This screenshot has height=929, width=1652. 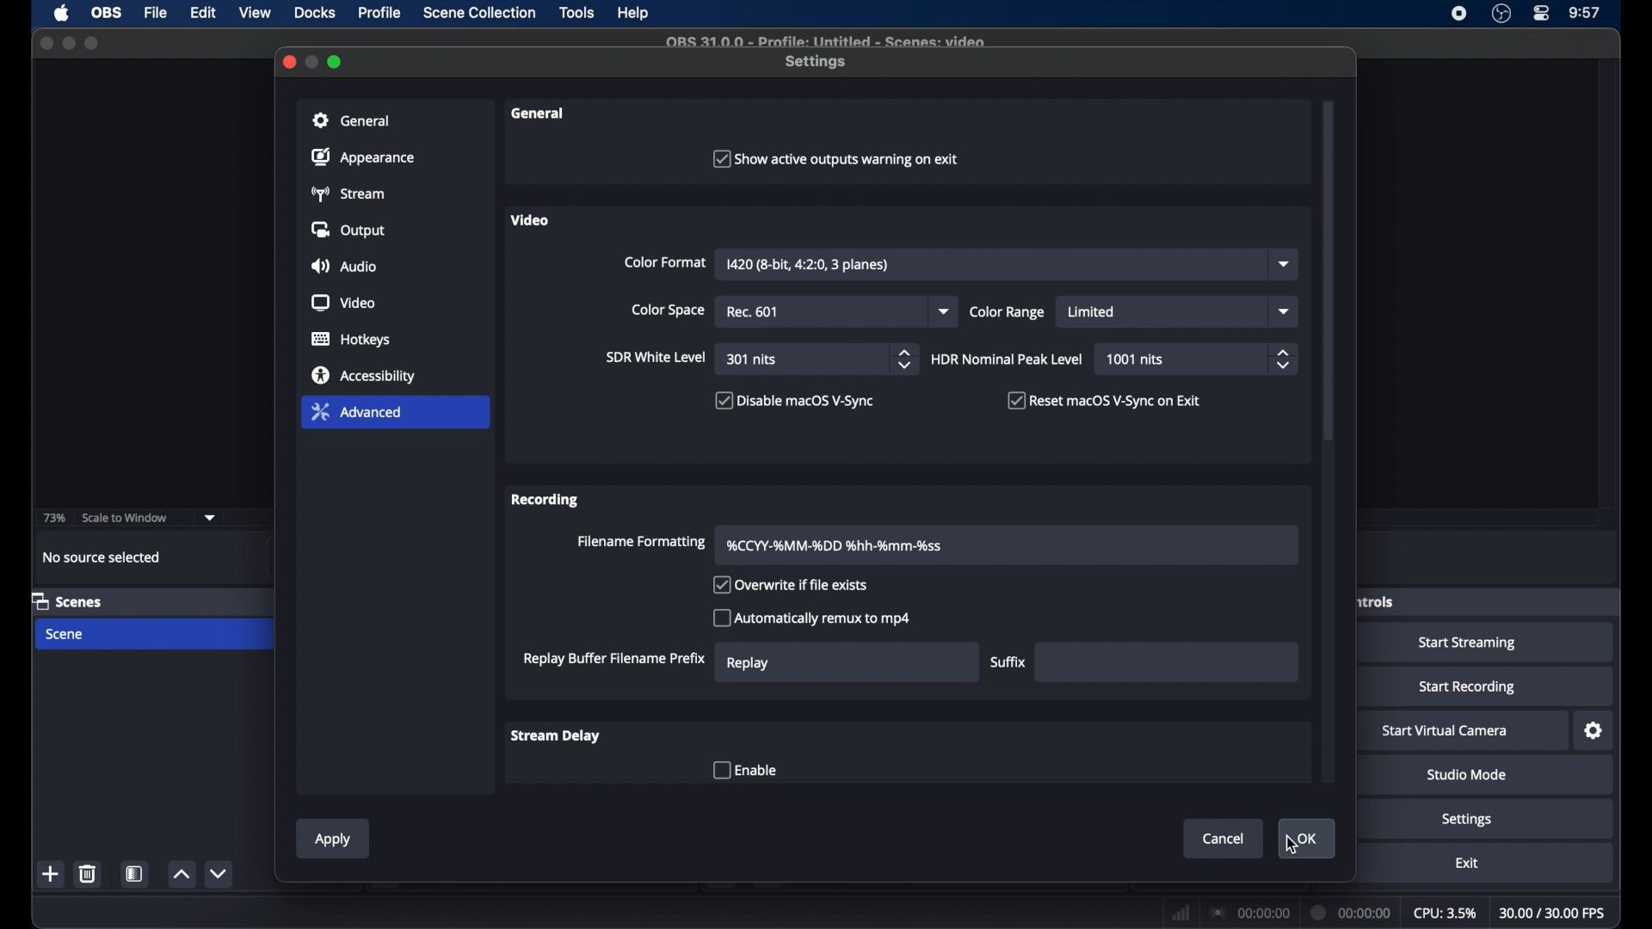 What do you see at coordinates (68, 43) in the screenshot?
I see `maximize` at bounding box center [68, 43].